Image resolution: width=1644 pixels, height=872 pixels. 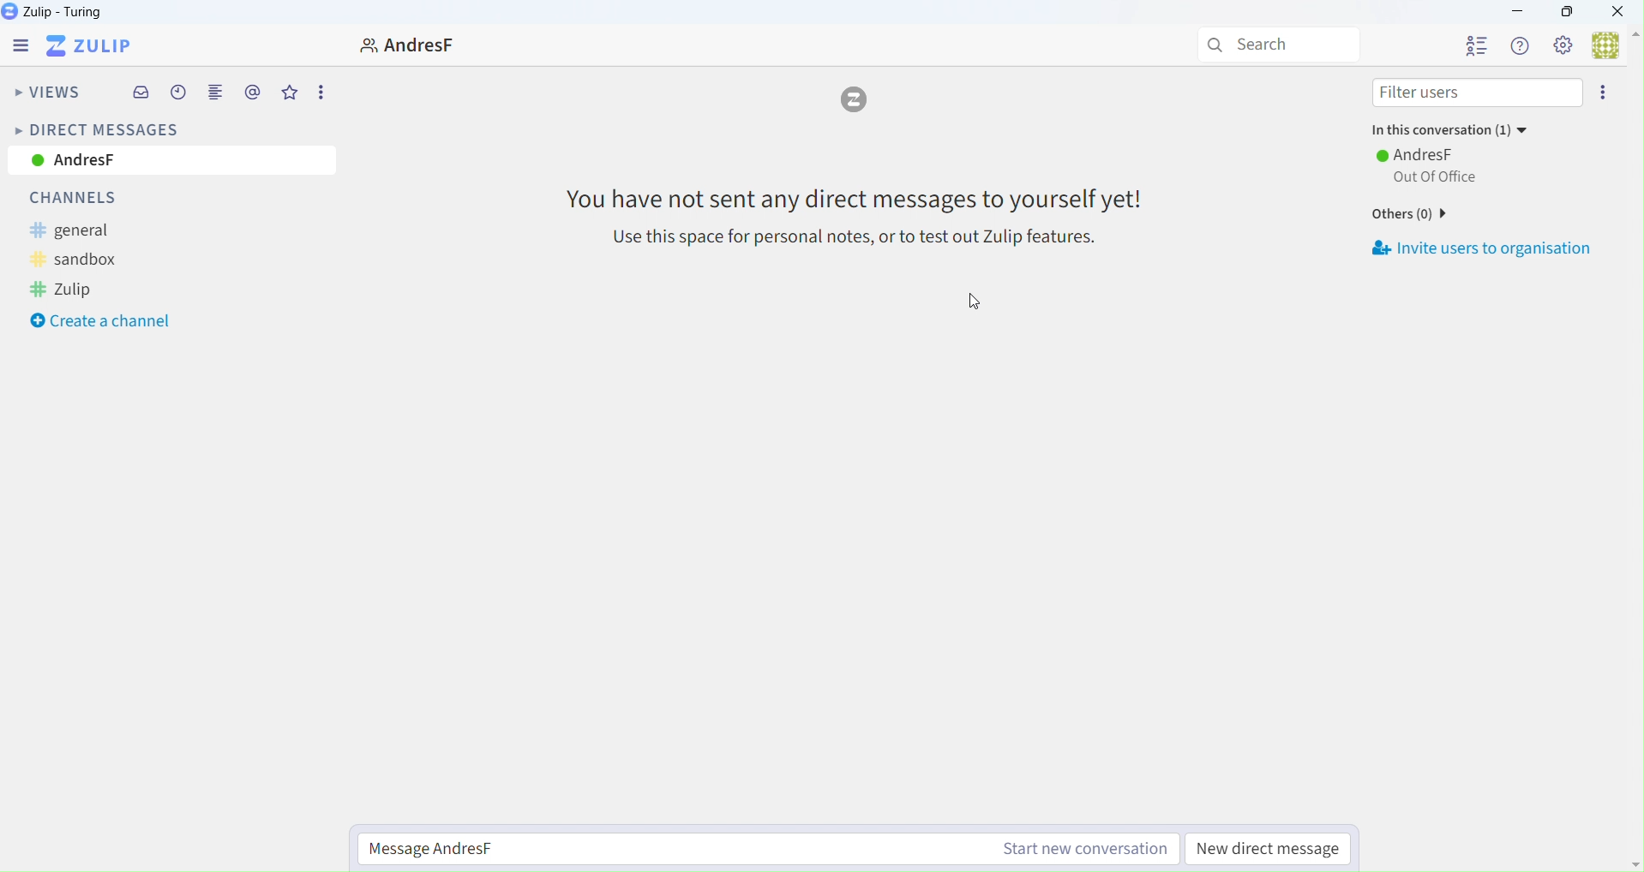 I want to click on Views, so click(x=47, y=94).